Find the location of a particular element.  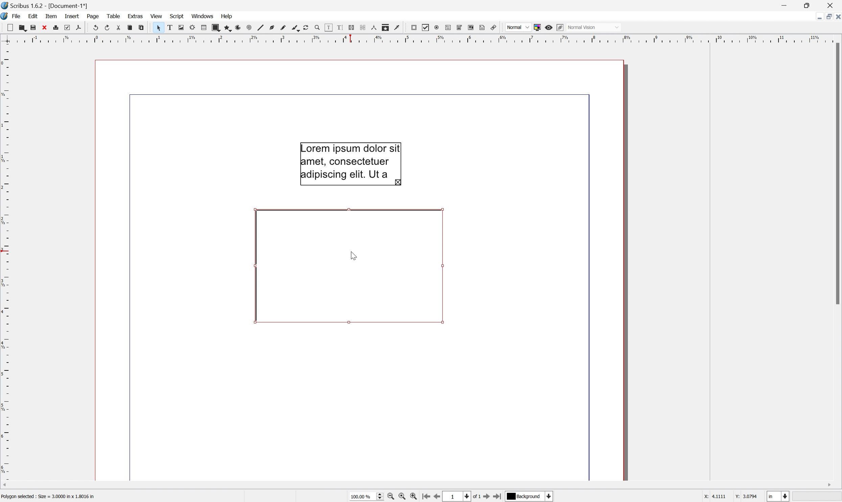

of 1 is located at coordinates (475, 497).